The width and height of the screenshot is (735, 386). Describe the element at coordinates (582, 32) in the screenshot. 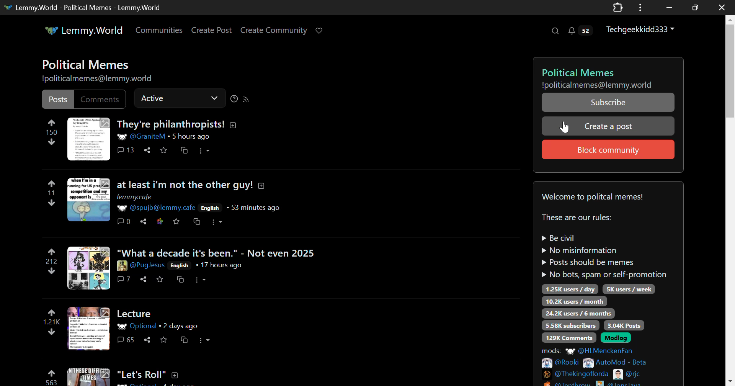

I see `Notifications` at that location.